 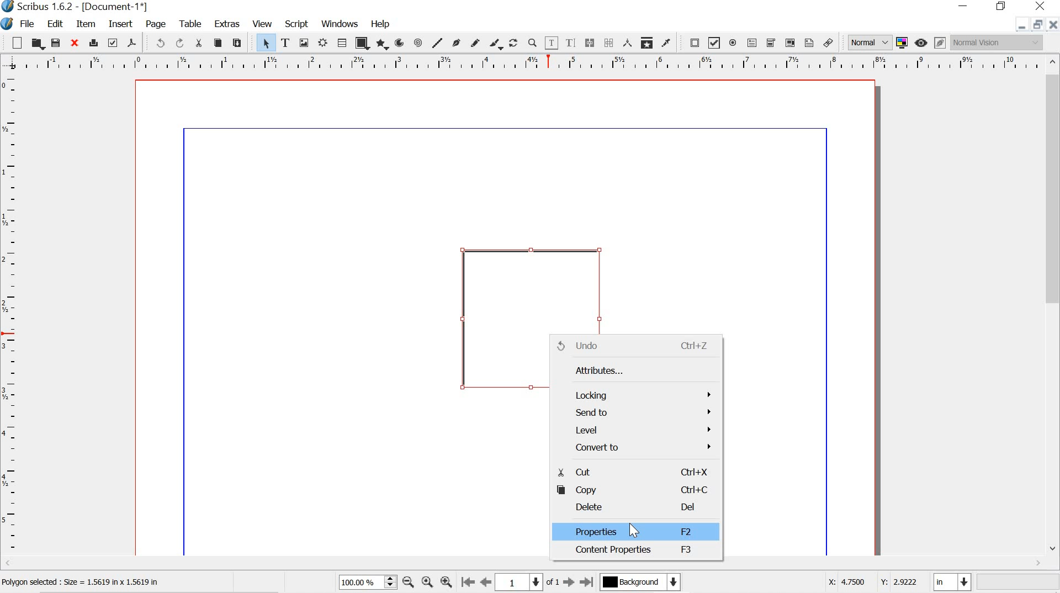 I want to click on scrollbar, so click(x=1052, y=308).